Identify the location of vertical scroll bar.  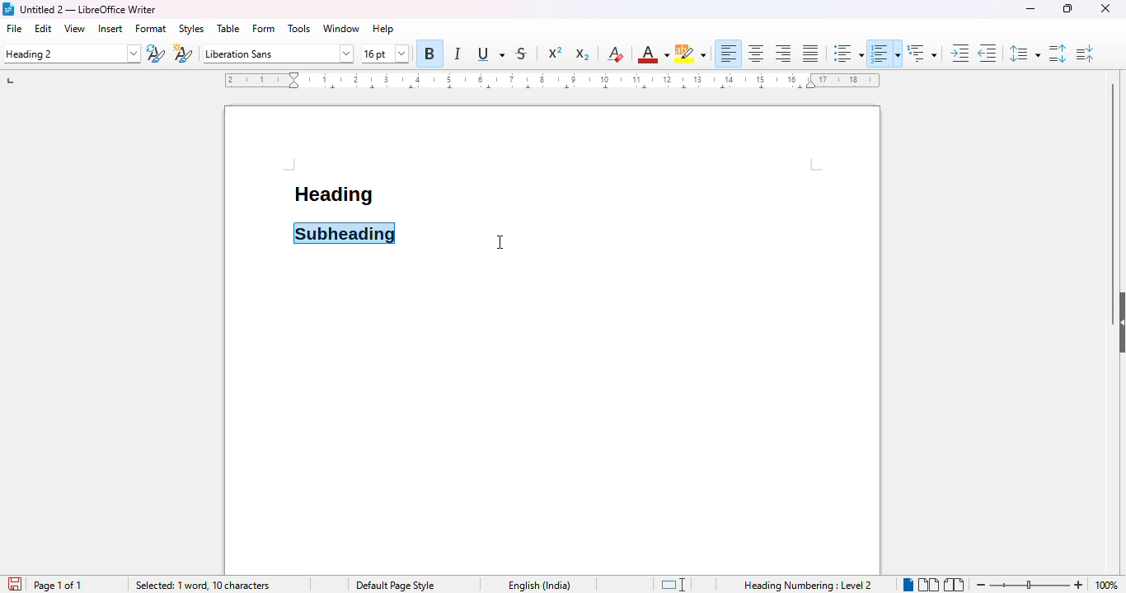
(1113, 184).